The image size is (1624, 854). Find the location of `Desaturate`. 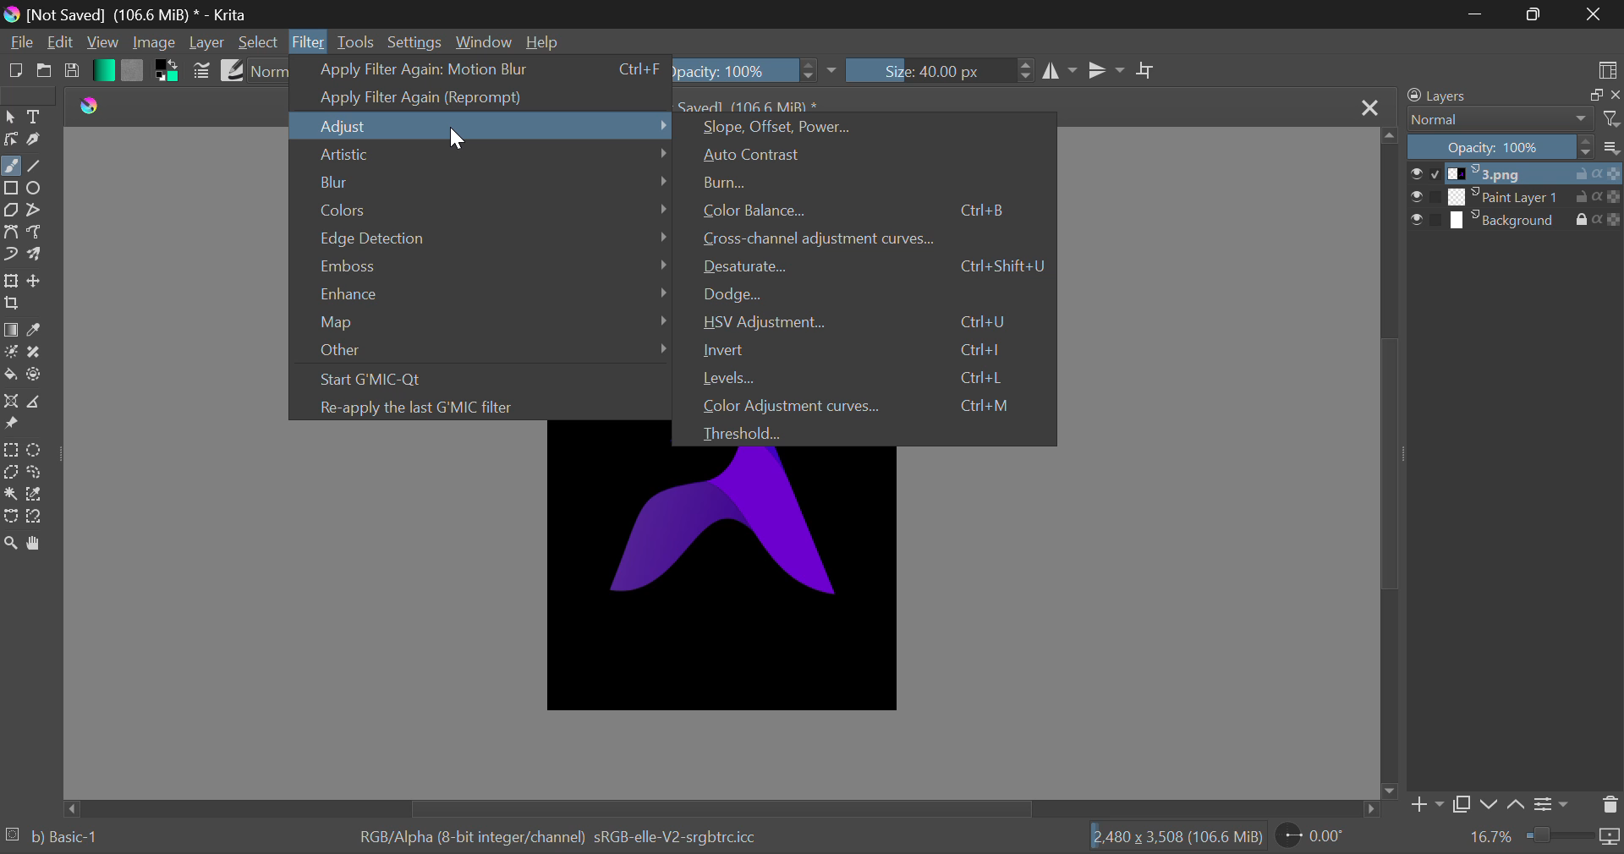

Desaturate is located at coordinates (872, 268).